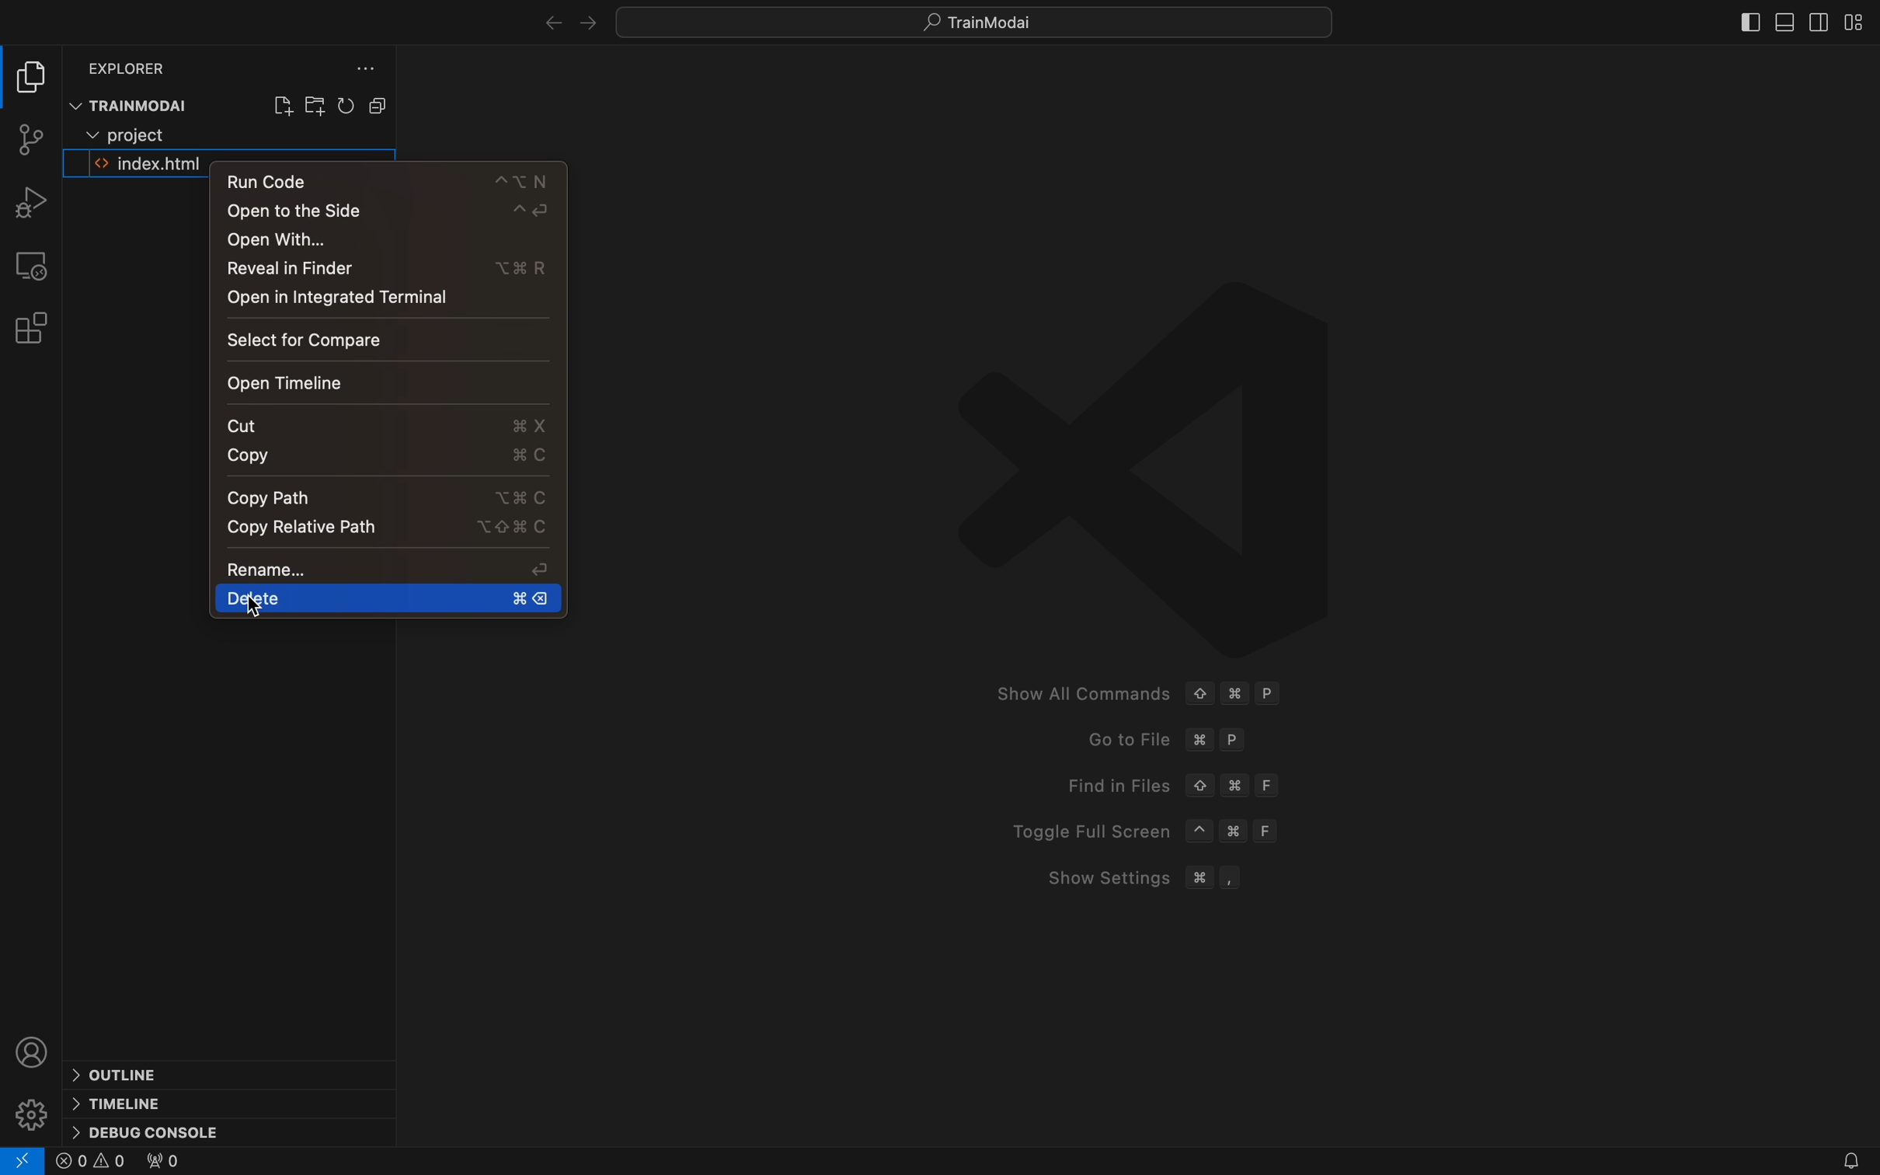 Image resolution: width=1880 pixels, height=1175 pixels. Describe the element at coordinates (1749, 25) in the screenshot. I see `closebar` at that location.